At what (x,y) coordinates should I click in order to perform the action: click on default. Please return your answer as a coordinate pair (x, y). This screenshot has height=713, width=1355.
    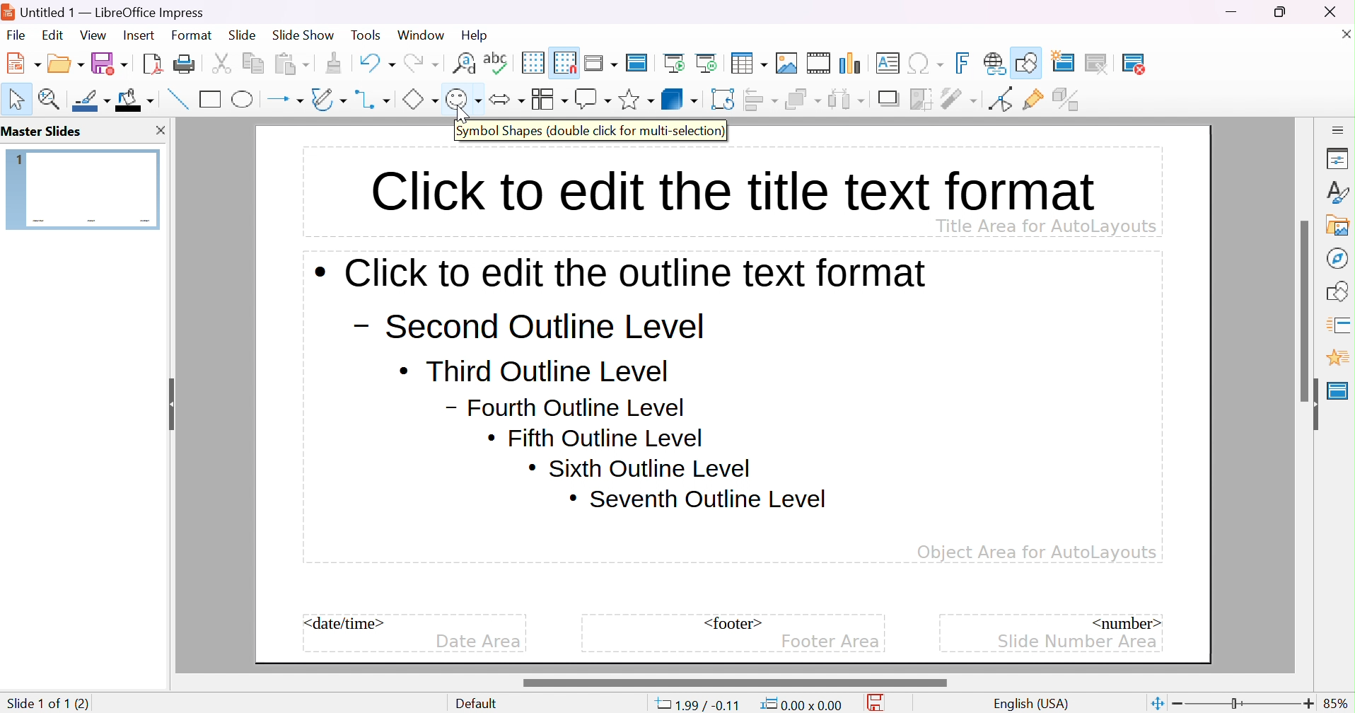
    Looking at the image, I should click on (480, 704).